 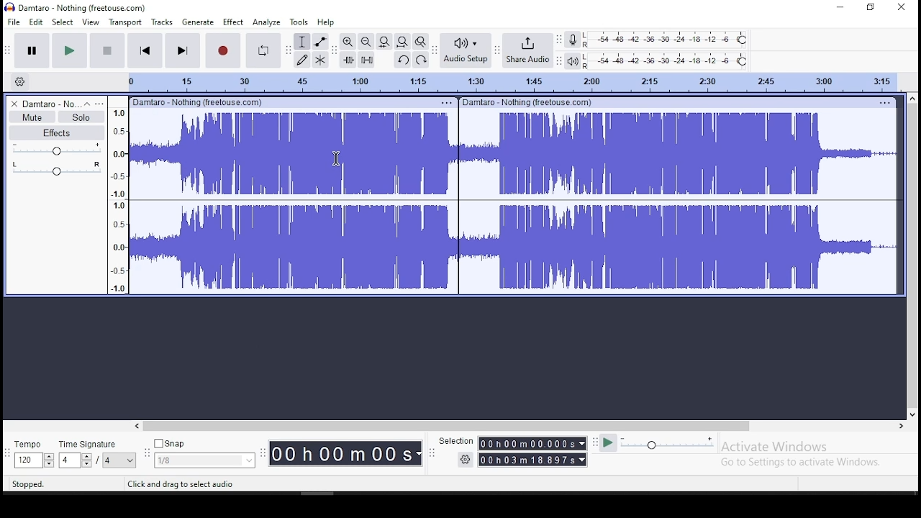 What do you see at coordinates (68, 50) in the screenshot?
I see `play` at bounding box center [68, 50].